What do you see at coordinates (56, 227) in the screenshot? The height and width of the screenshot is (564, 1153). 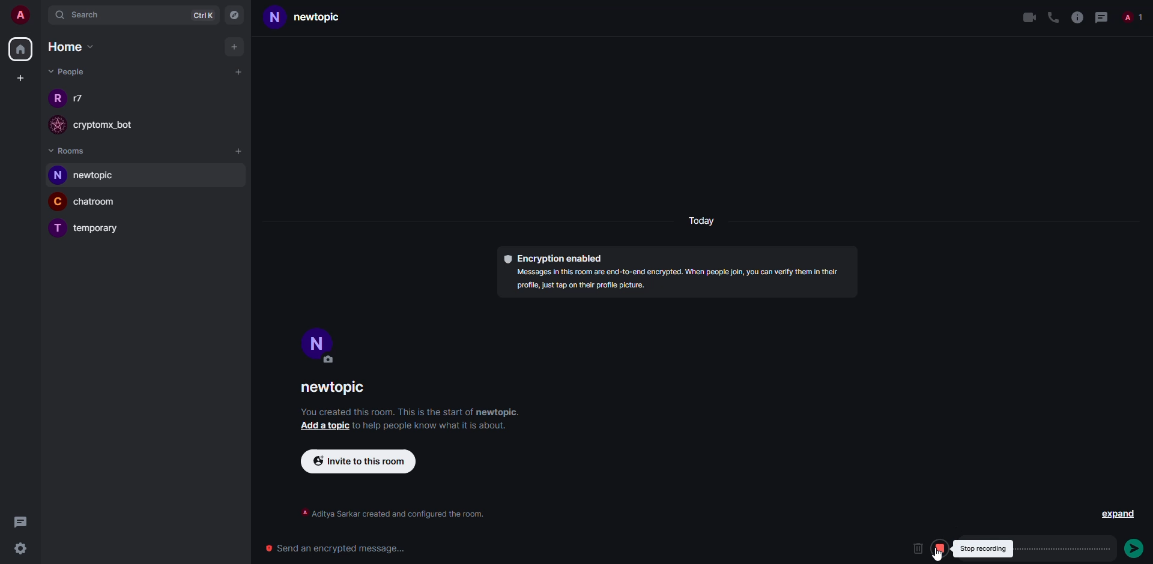 I see `T` at bounding box center [56, 227].